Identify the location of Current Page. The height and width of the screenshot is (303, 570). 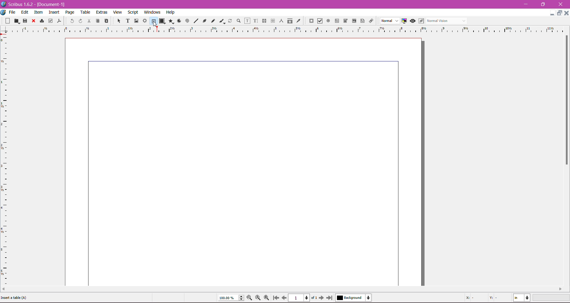
(300, 297).